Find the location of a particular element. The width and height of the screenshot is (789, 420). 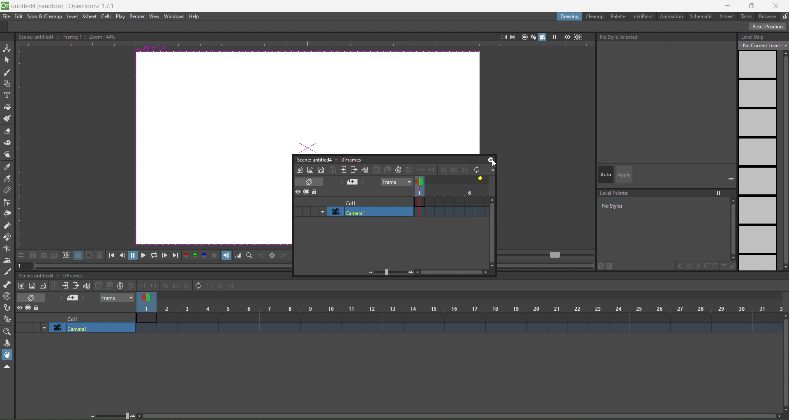

zoom is located at coordinates (400, 272).